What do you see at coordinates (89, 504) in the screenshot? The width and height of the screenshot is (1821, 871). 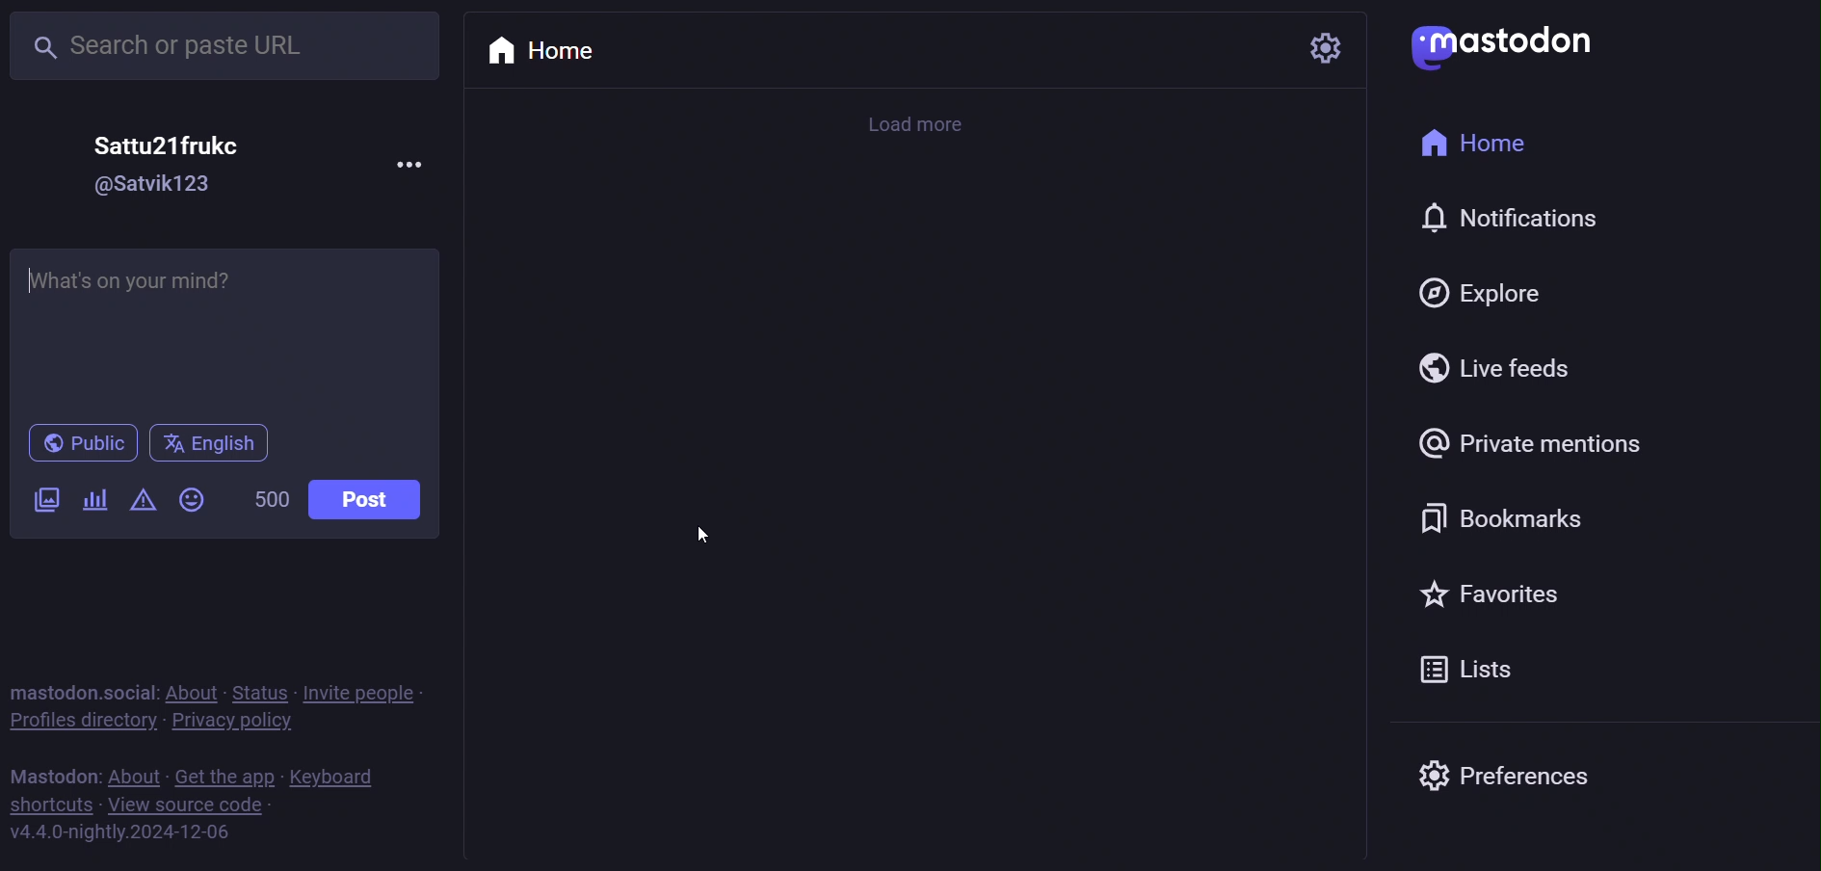 I see `poll` at bounding box center [89, 504].